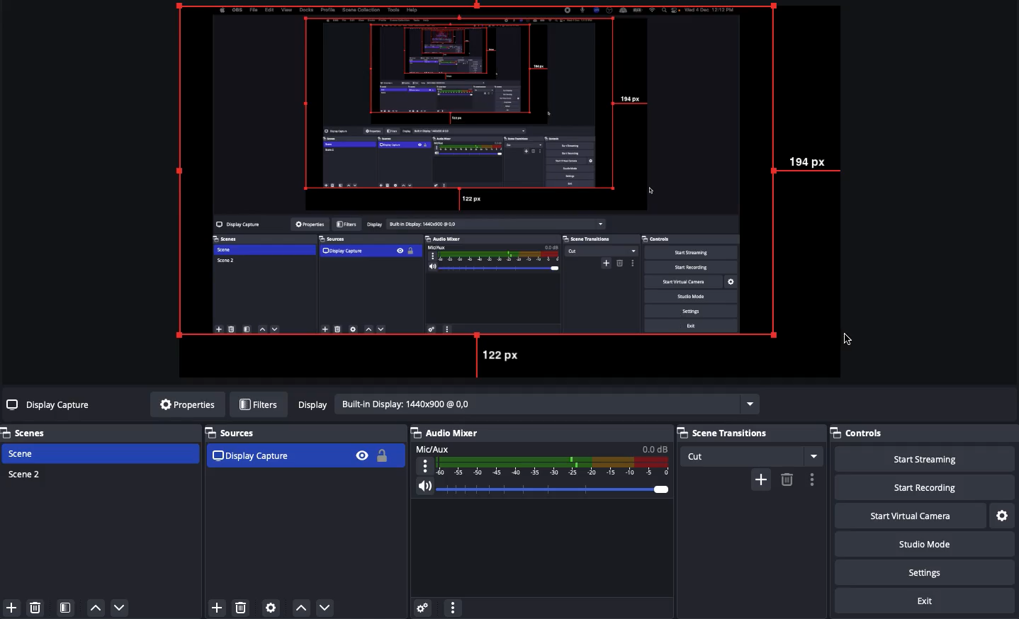 This screenshot has height=619, width=1019. I want to click on 122 px, so click(503, 356).